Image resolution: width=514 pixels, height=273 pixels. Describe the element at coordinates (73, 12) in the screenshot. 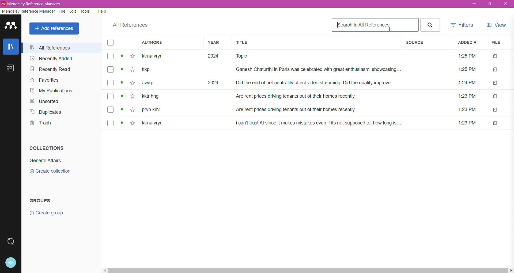

I see `Edit` at that location.